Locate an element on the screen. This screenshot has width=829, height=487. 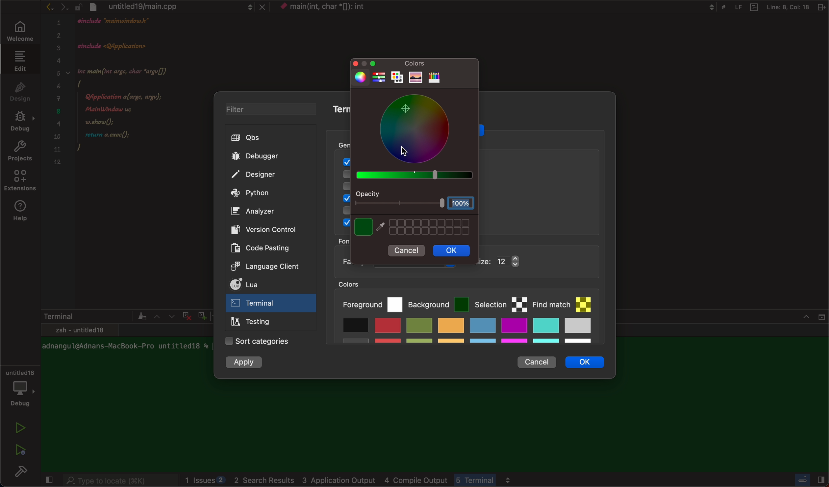
designer is located at coordinates (265, 175).